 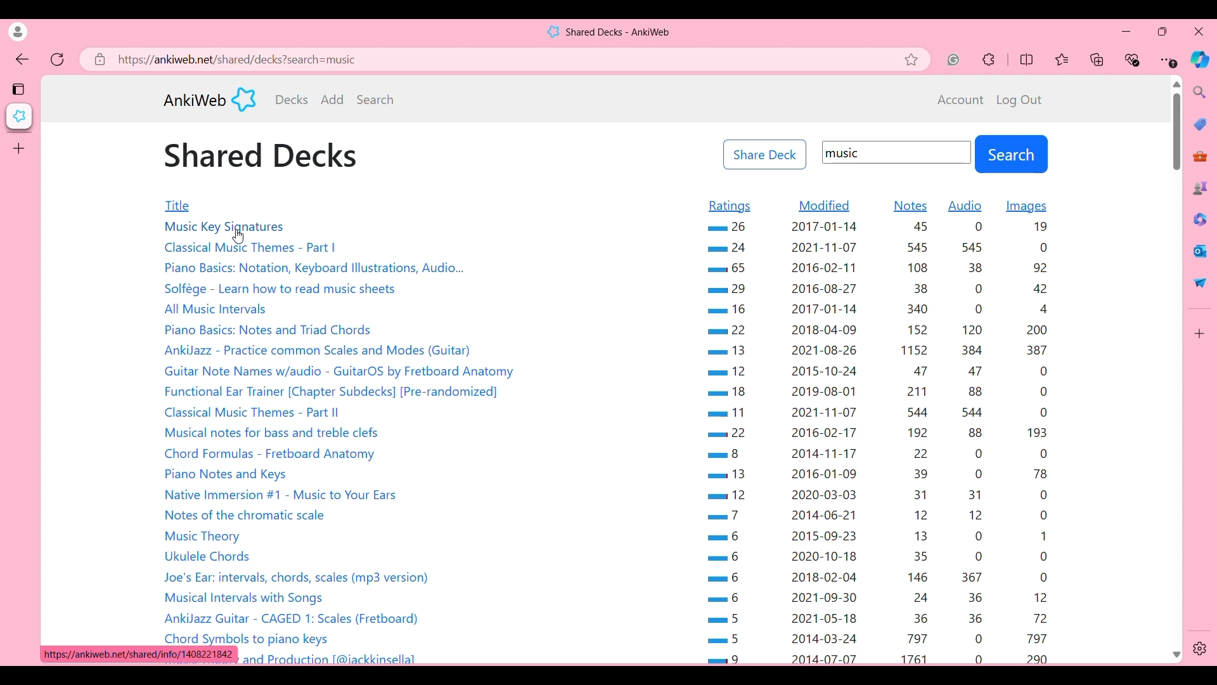 I want to click on Games, so click(x=1200, y=187).